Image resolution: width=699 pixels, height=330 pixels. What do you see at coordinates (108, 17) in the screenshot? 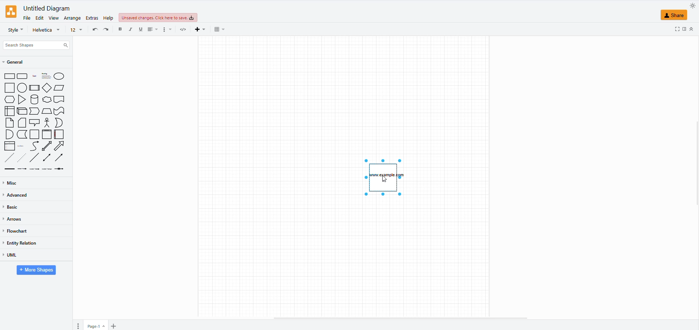
I see `help` at bounding box center [108, 17].